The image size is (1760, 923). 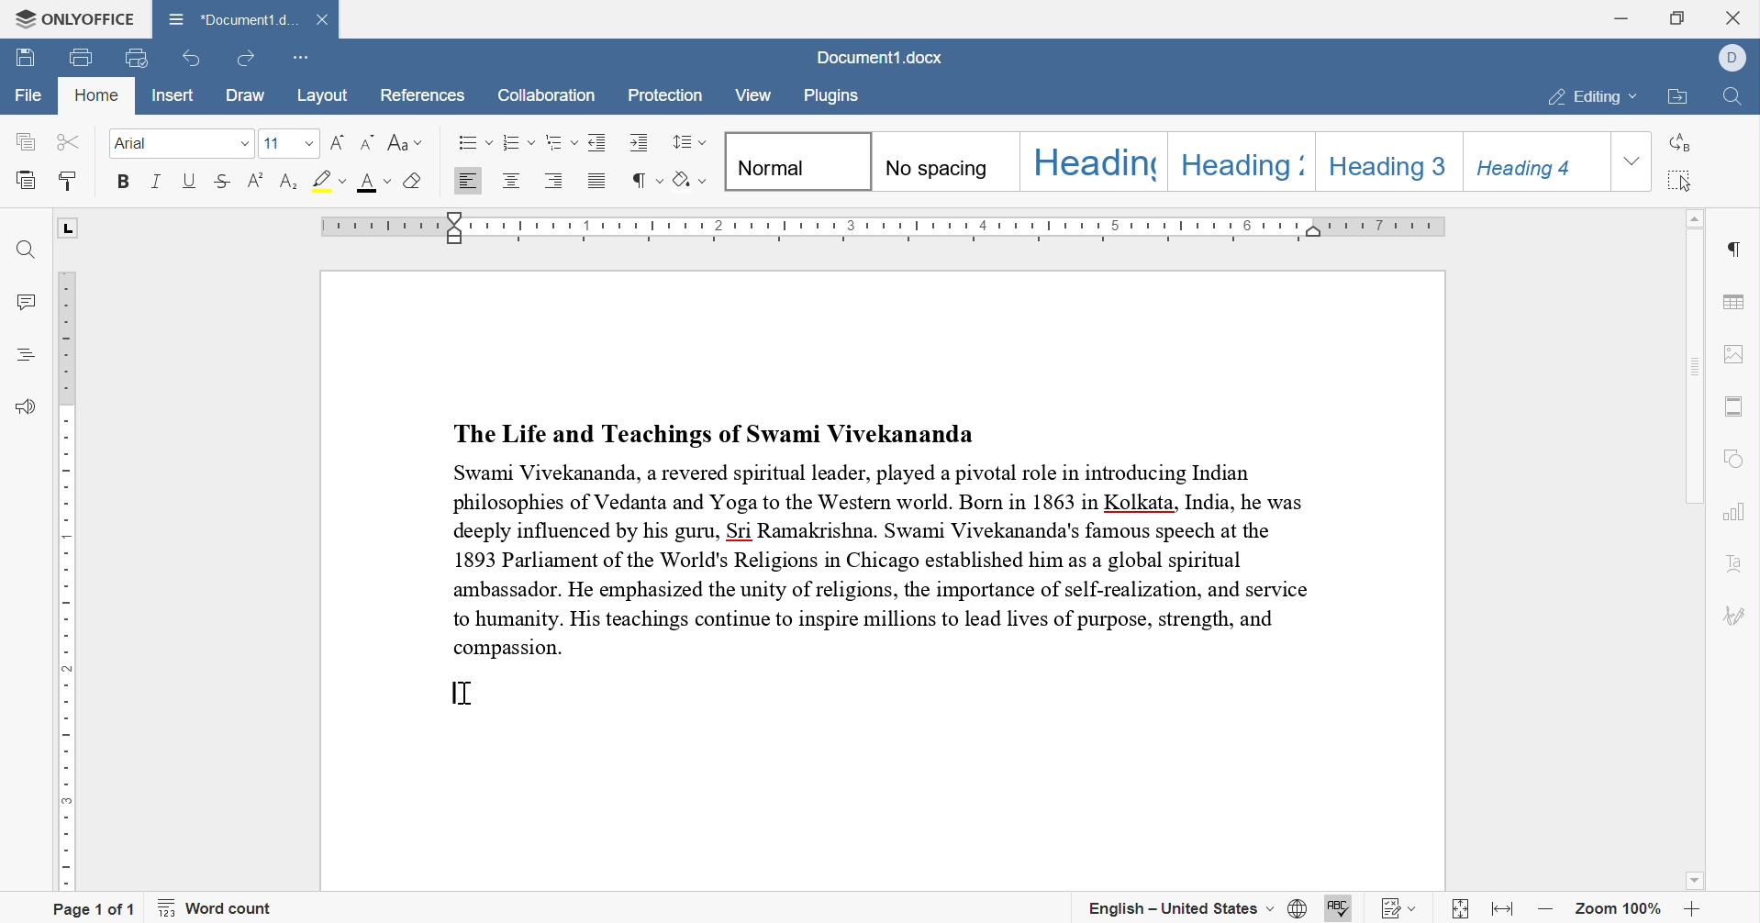 What do you see at coordinates (329, 179) in the screenshot?
I see `highlight color` at bounding box center [329, 179].